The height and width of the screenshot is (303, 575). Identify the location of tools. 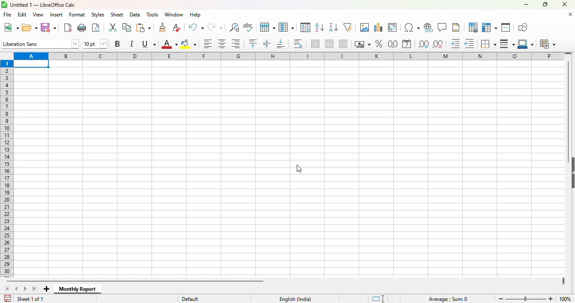
(152, 14).